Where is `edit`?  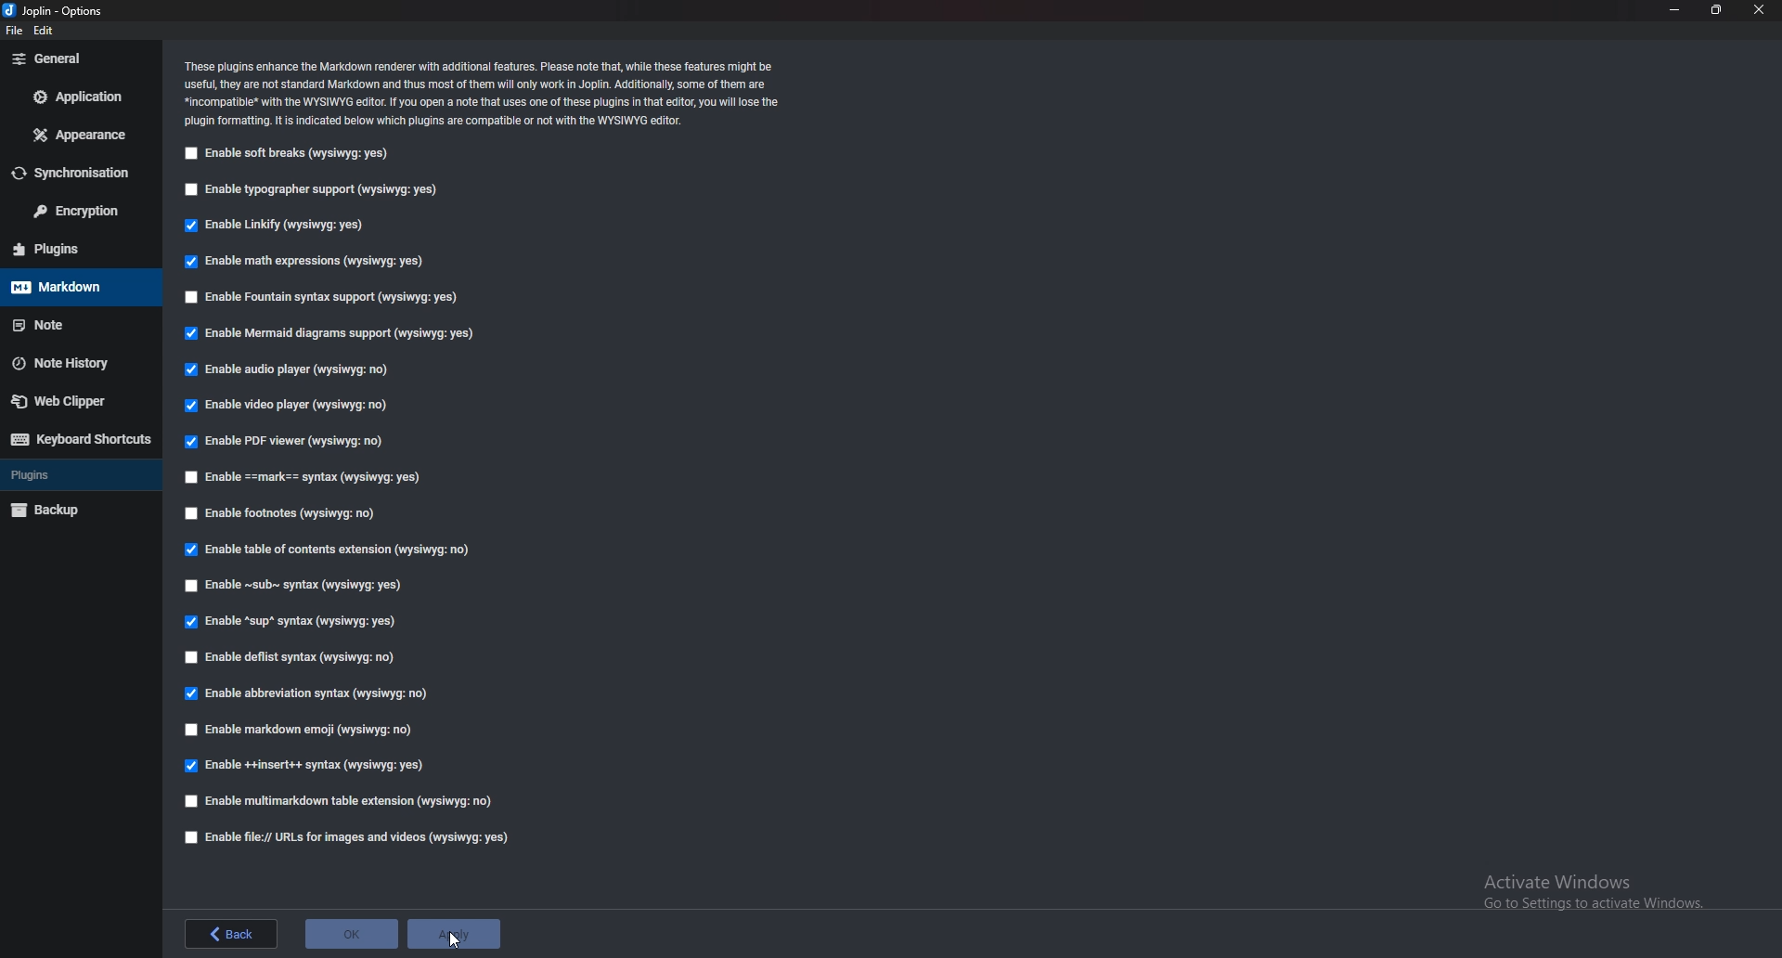
edit is located at coordinates (50, 32).